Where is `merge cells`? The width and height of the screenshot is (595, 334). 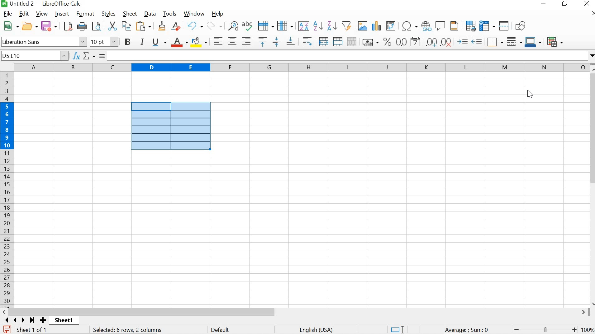
merge cells is located at coordinates (337, 41).